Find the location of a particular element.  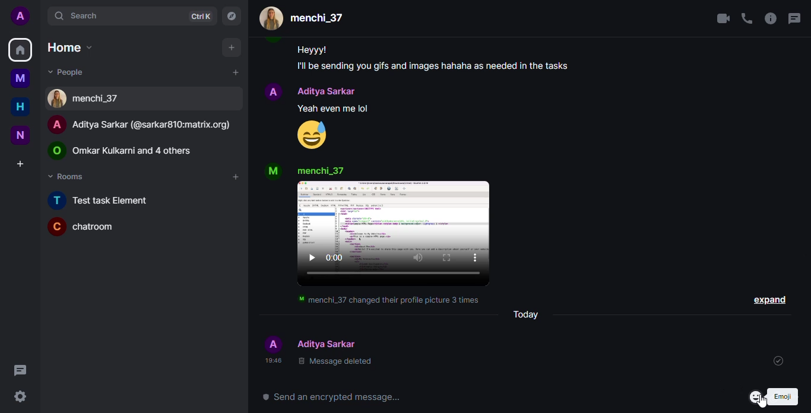

search is located at coordinates (72, 15).